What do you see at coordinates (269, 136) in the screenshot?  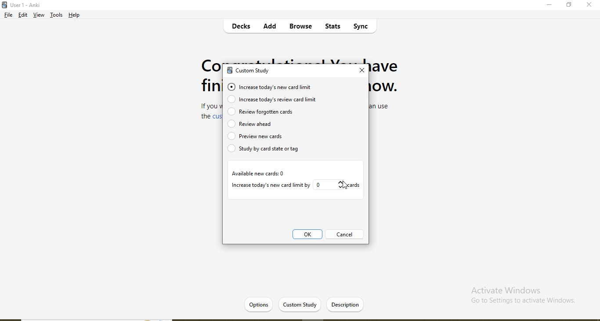 I see `preview new cards` at bounding box center [269, 136].